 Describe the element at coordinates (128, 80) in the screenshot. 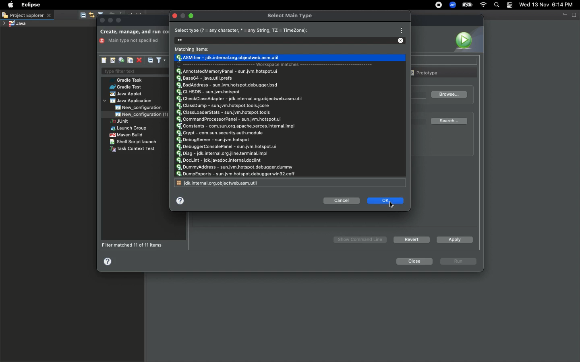

I see `Gradle task` at that location.